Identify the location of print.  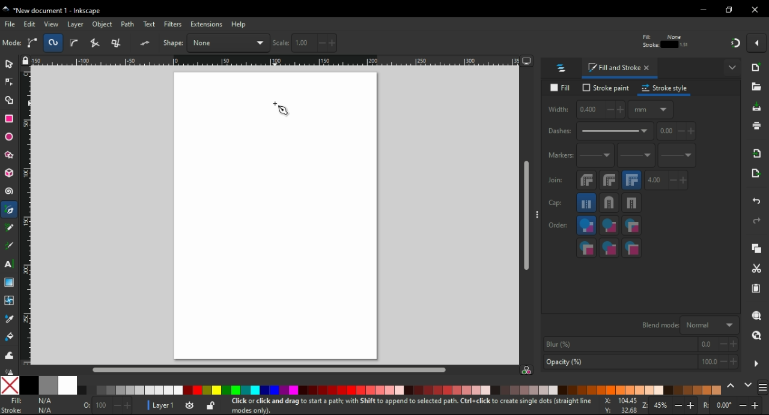
(756, 125).